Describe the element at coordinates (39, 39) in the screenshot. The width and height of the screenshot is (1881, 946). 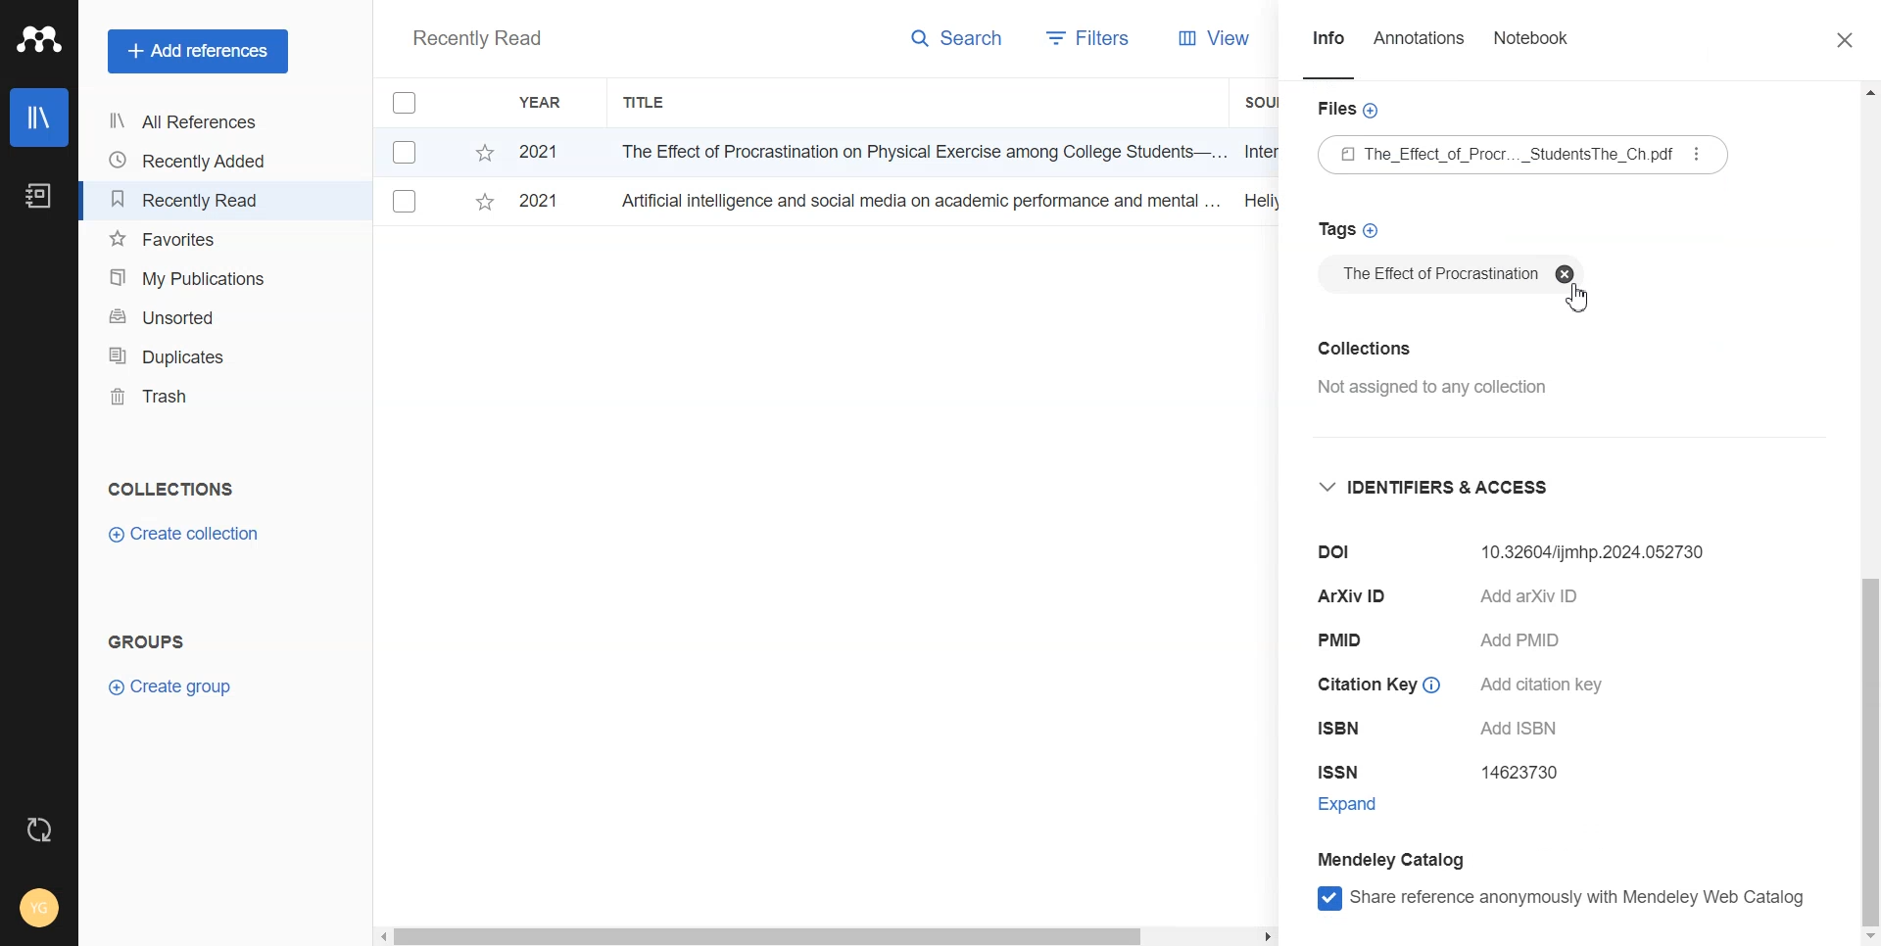
I see `Logo` at that location.